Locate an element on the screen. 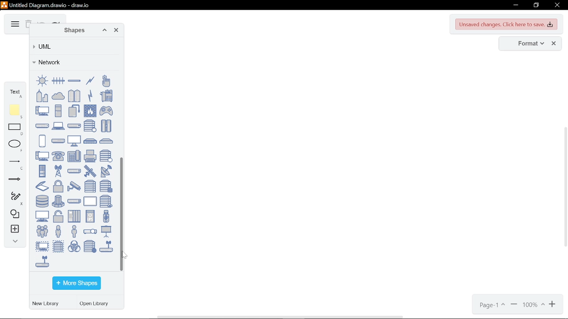 This screenshot has width=568, height=319. monitor is located at coordinates (74, 140).